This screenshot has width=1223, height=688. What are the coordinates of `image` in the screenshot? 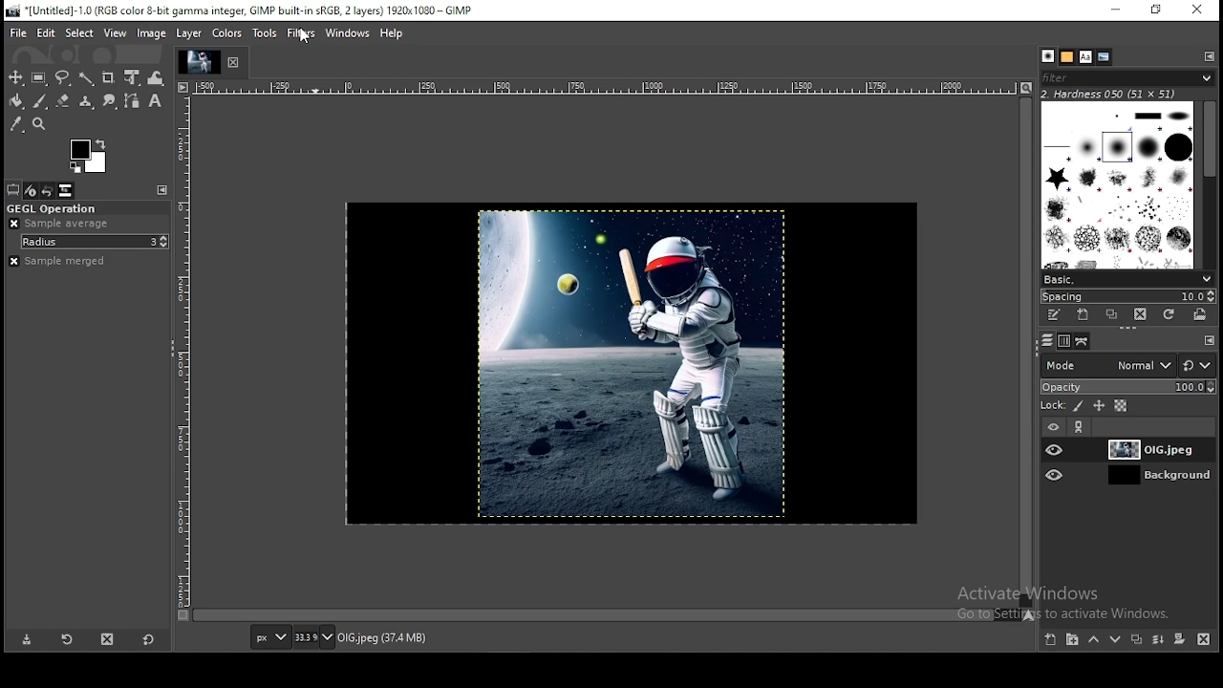 It's located at (151, 32).